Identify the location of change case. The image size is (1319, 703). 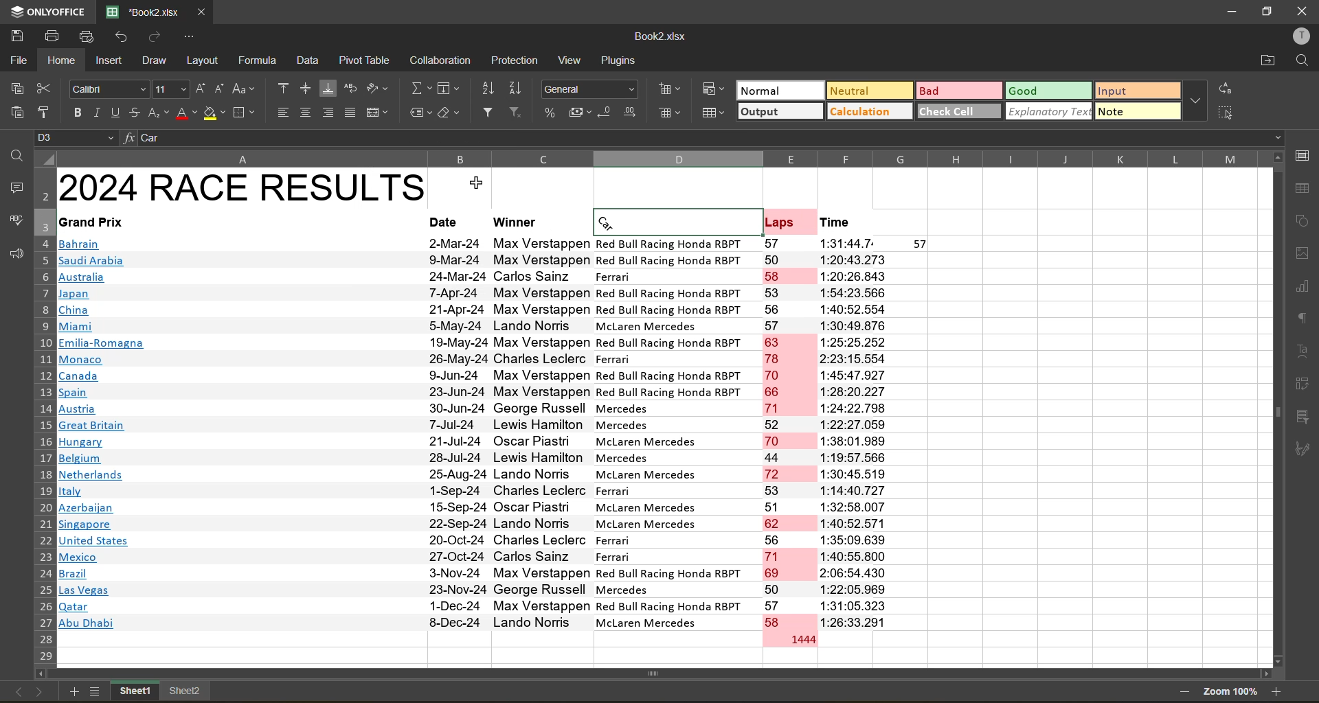
(245, 89).